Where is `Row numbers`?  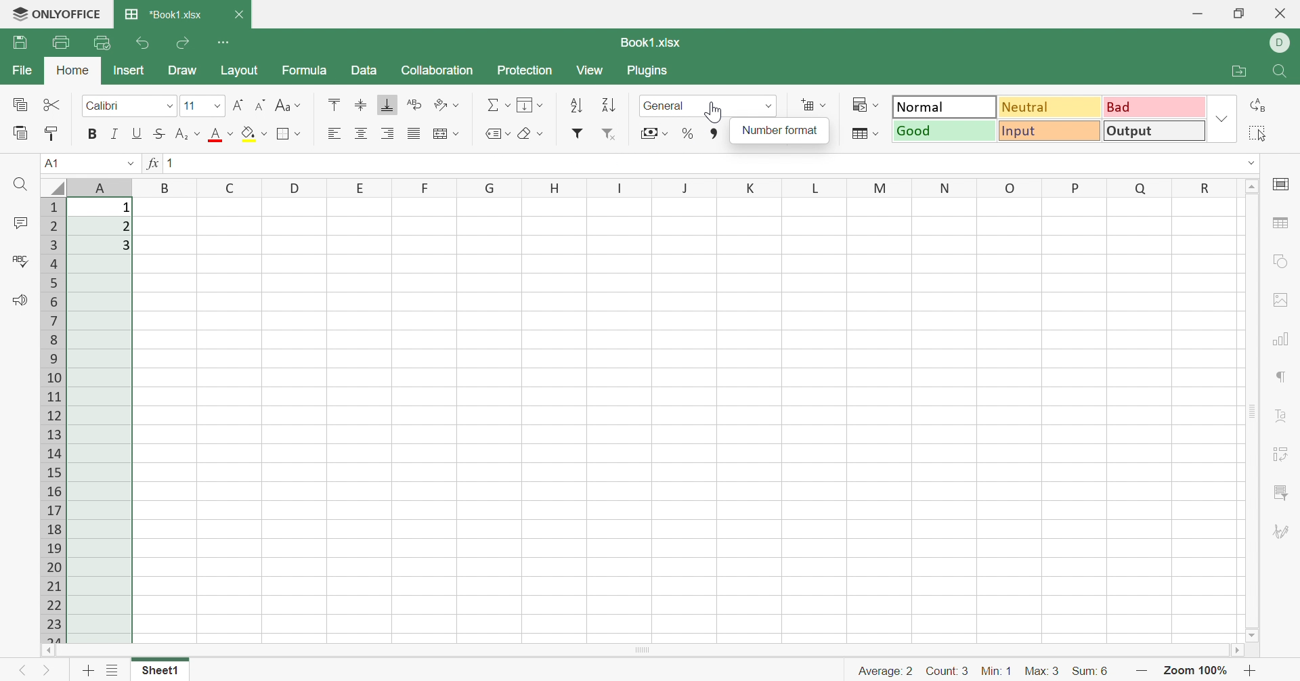
Row numbers is located at coordinates (53, 421).